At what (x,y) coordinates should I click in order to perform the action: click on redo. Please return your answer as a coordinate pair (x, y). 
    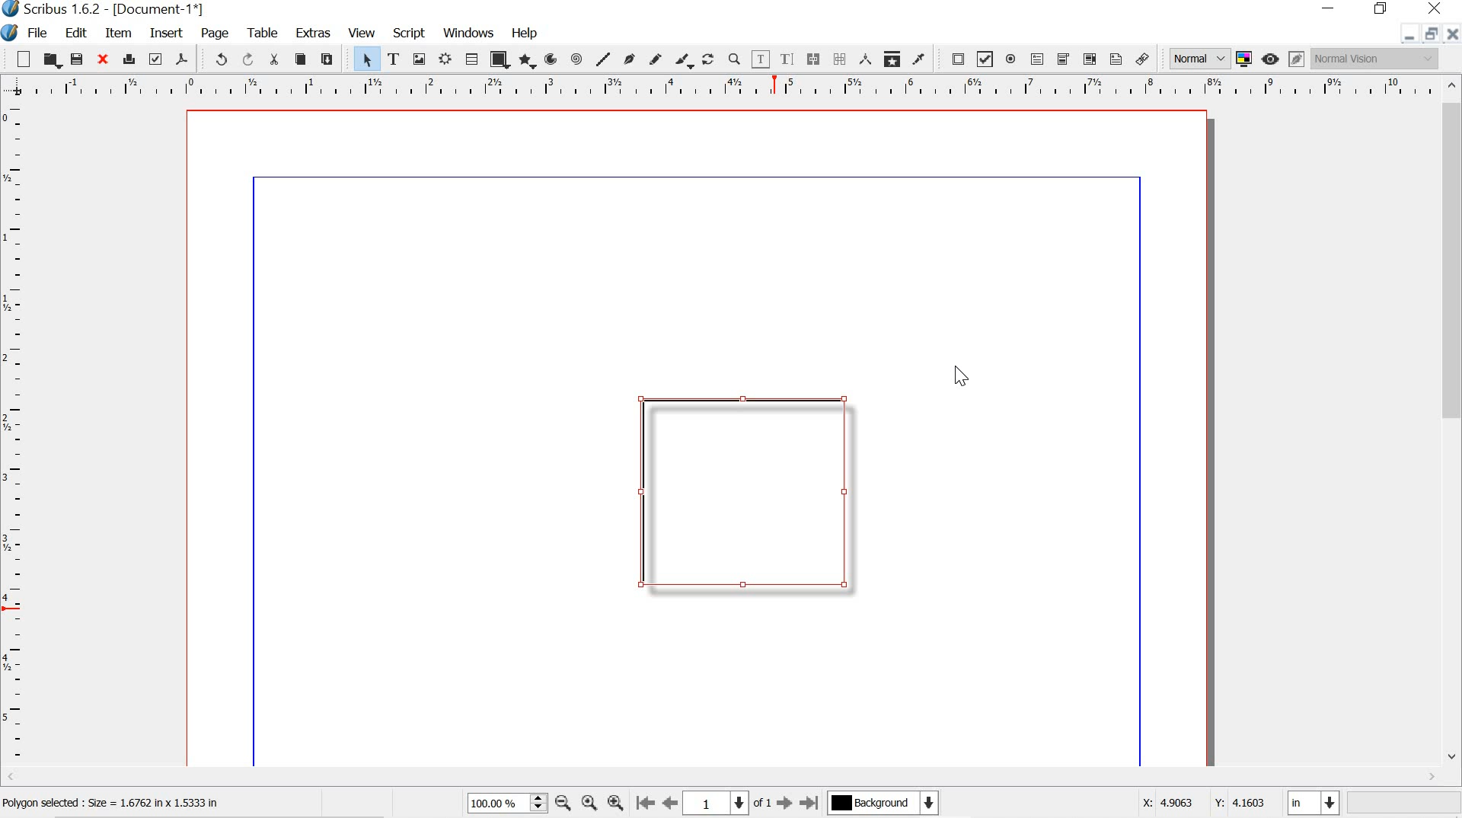
    Looking at the image, I should click on (247, 59).